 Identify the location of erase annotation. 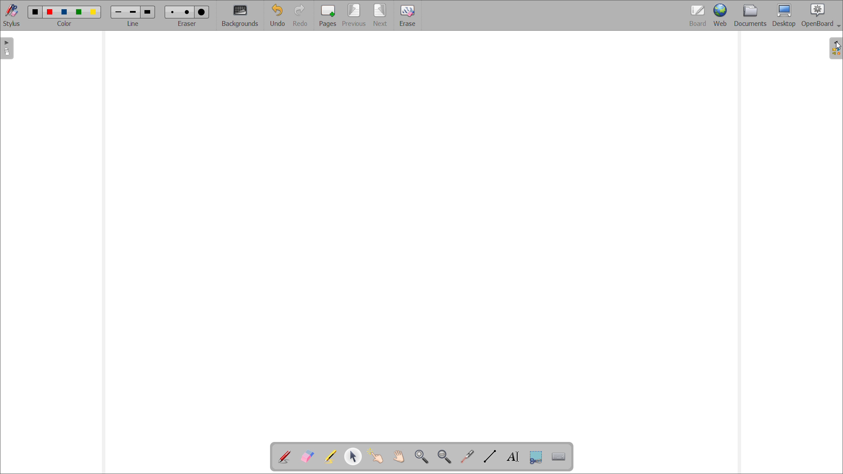
(308, 456).